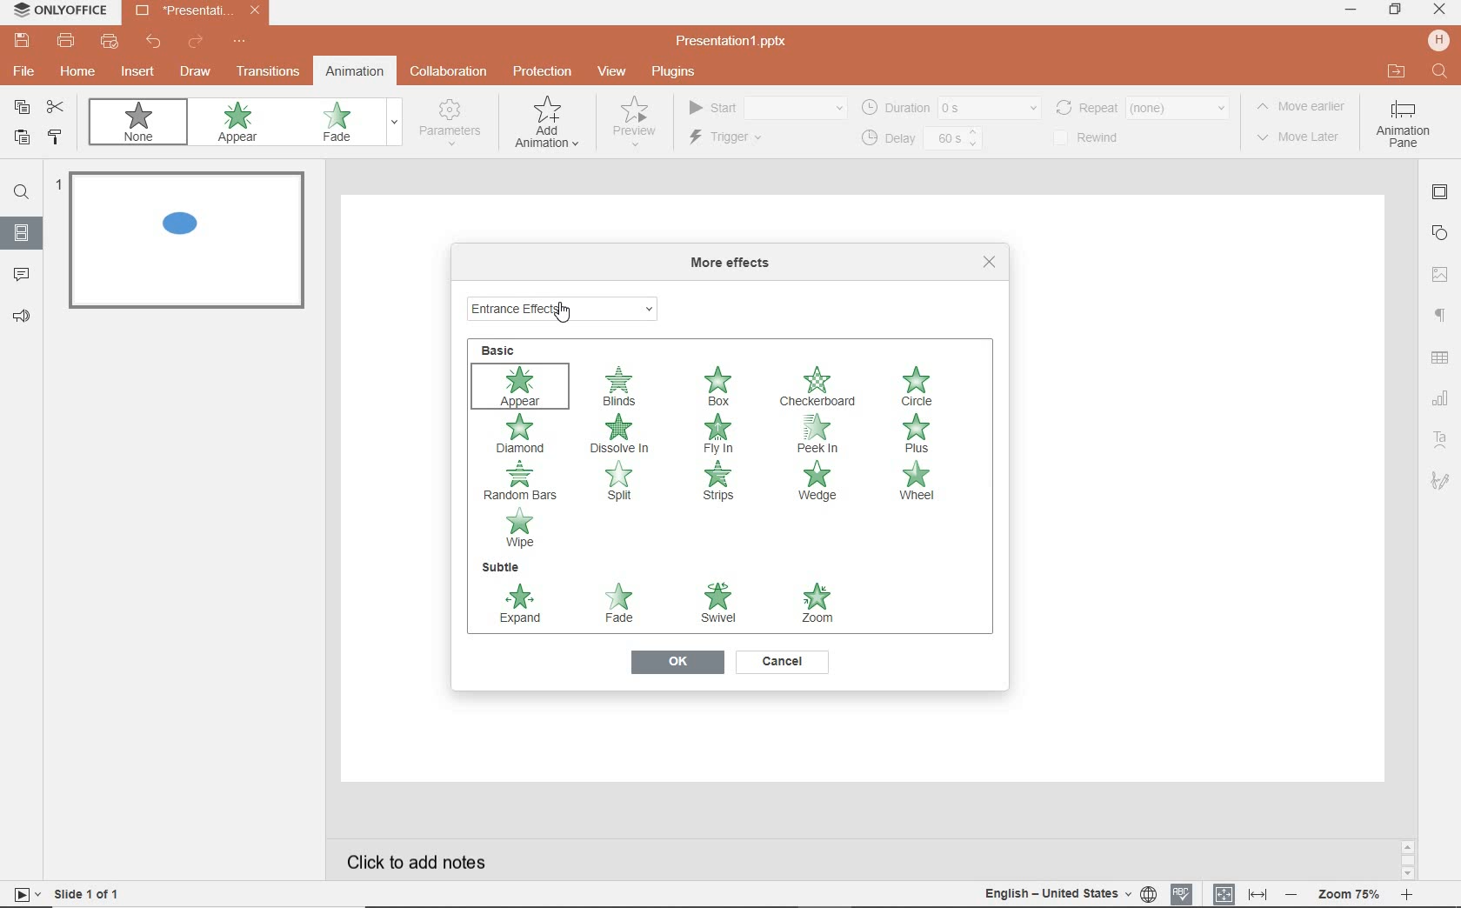  What do you see at coordinates (59, 10) in the screenshot?
I see `system name` at bounding box center [59, 10].